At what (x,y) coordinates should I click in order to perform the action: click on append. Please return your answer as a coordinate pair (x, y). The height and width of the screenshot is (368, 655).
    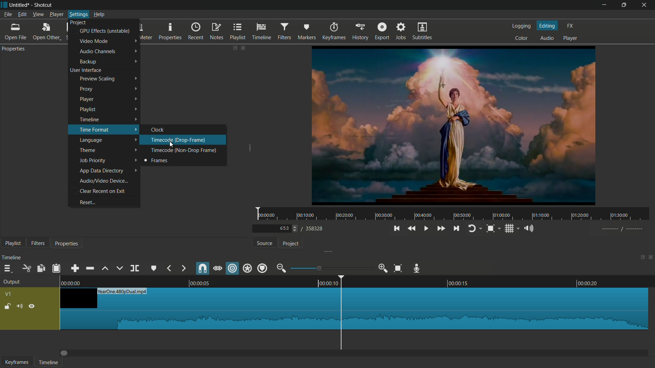
    Looking at the image, I should click on (76, 268).